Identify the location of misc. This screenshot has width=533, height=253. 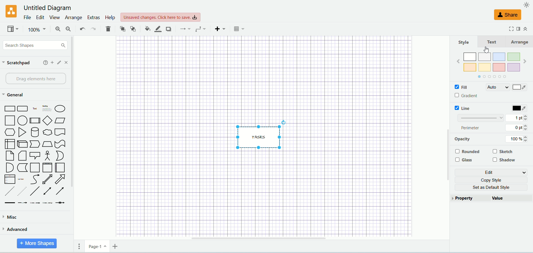
(29, 218).